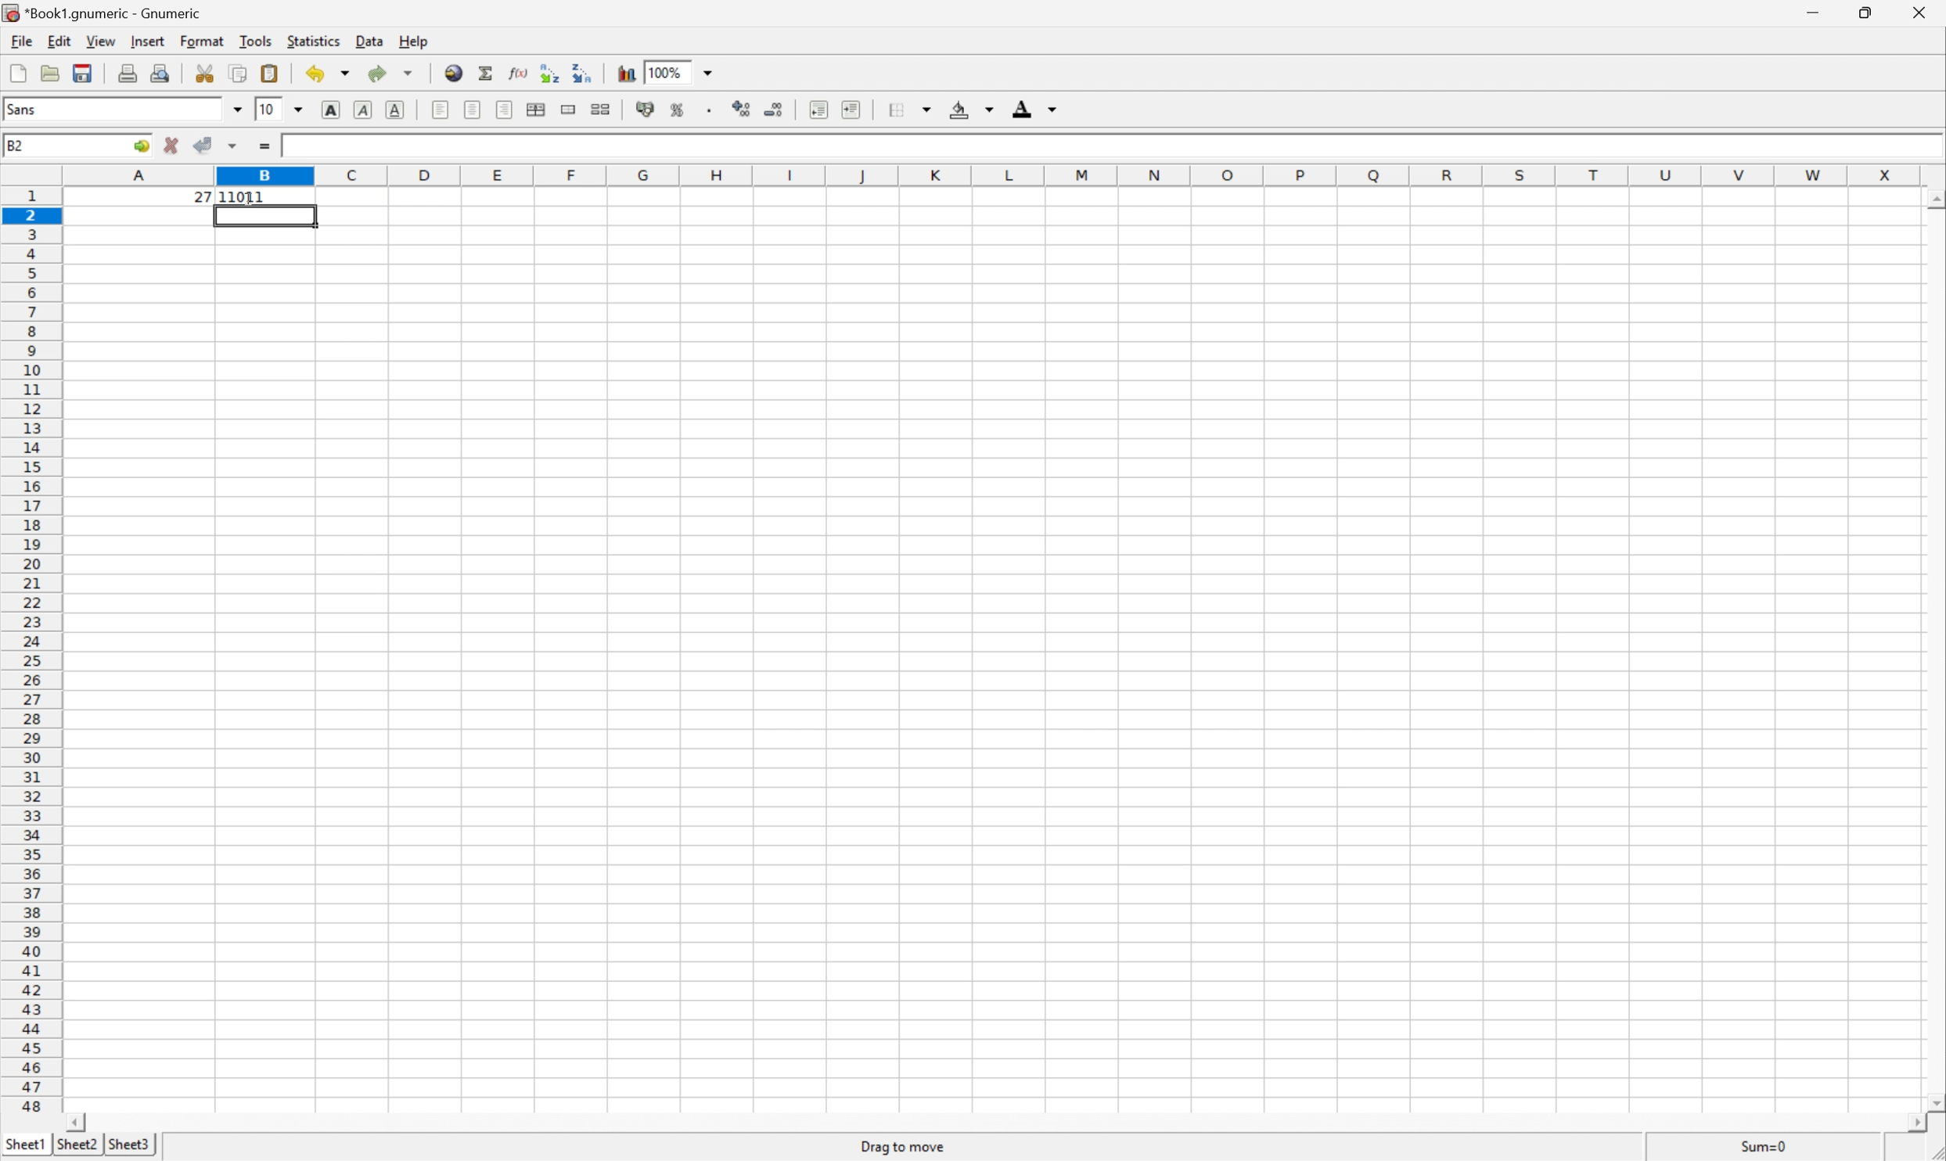  Describe the element at coordinates (710, 110) in the screenshot. I see `Set the format of the selected cells to include a thousands separator` at that location.